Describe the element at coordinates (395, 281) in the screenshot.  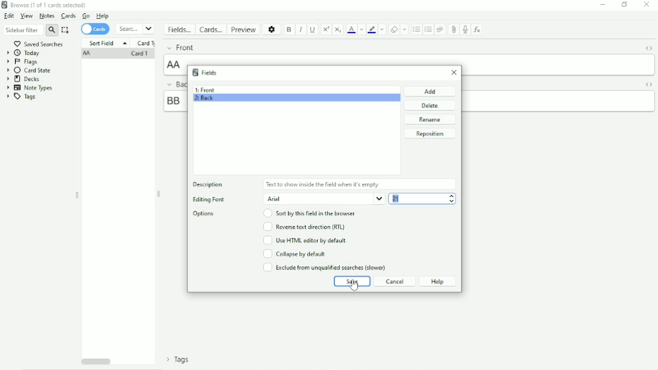
I see `Cancel` at that location.